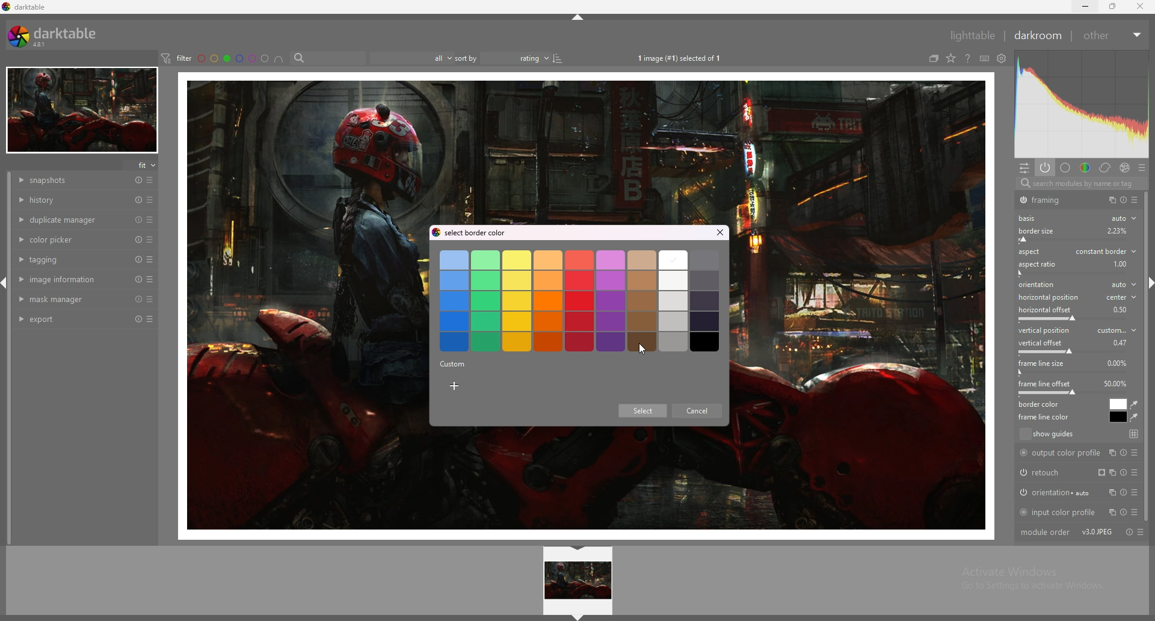 Image resolution: width=1155 pixels, height=621 pixels. What do you see at coordinates (1077, 492) in the screenshot?
I see `orientation` at bounding box center [1077, 492].